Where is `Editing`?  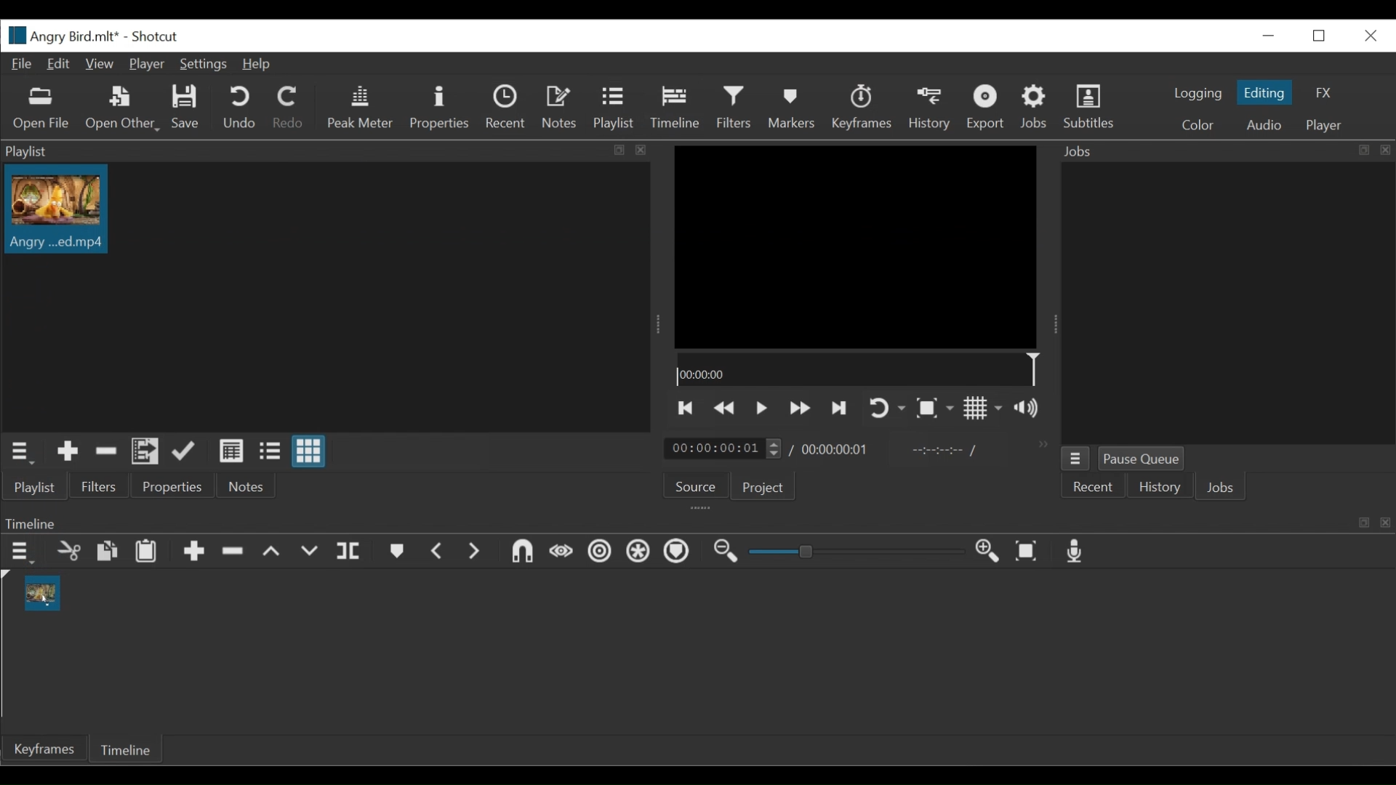
Editing is located at coordinates (1267, 92).